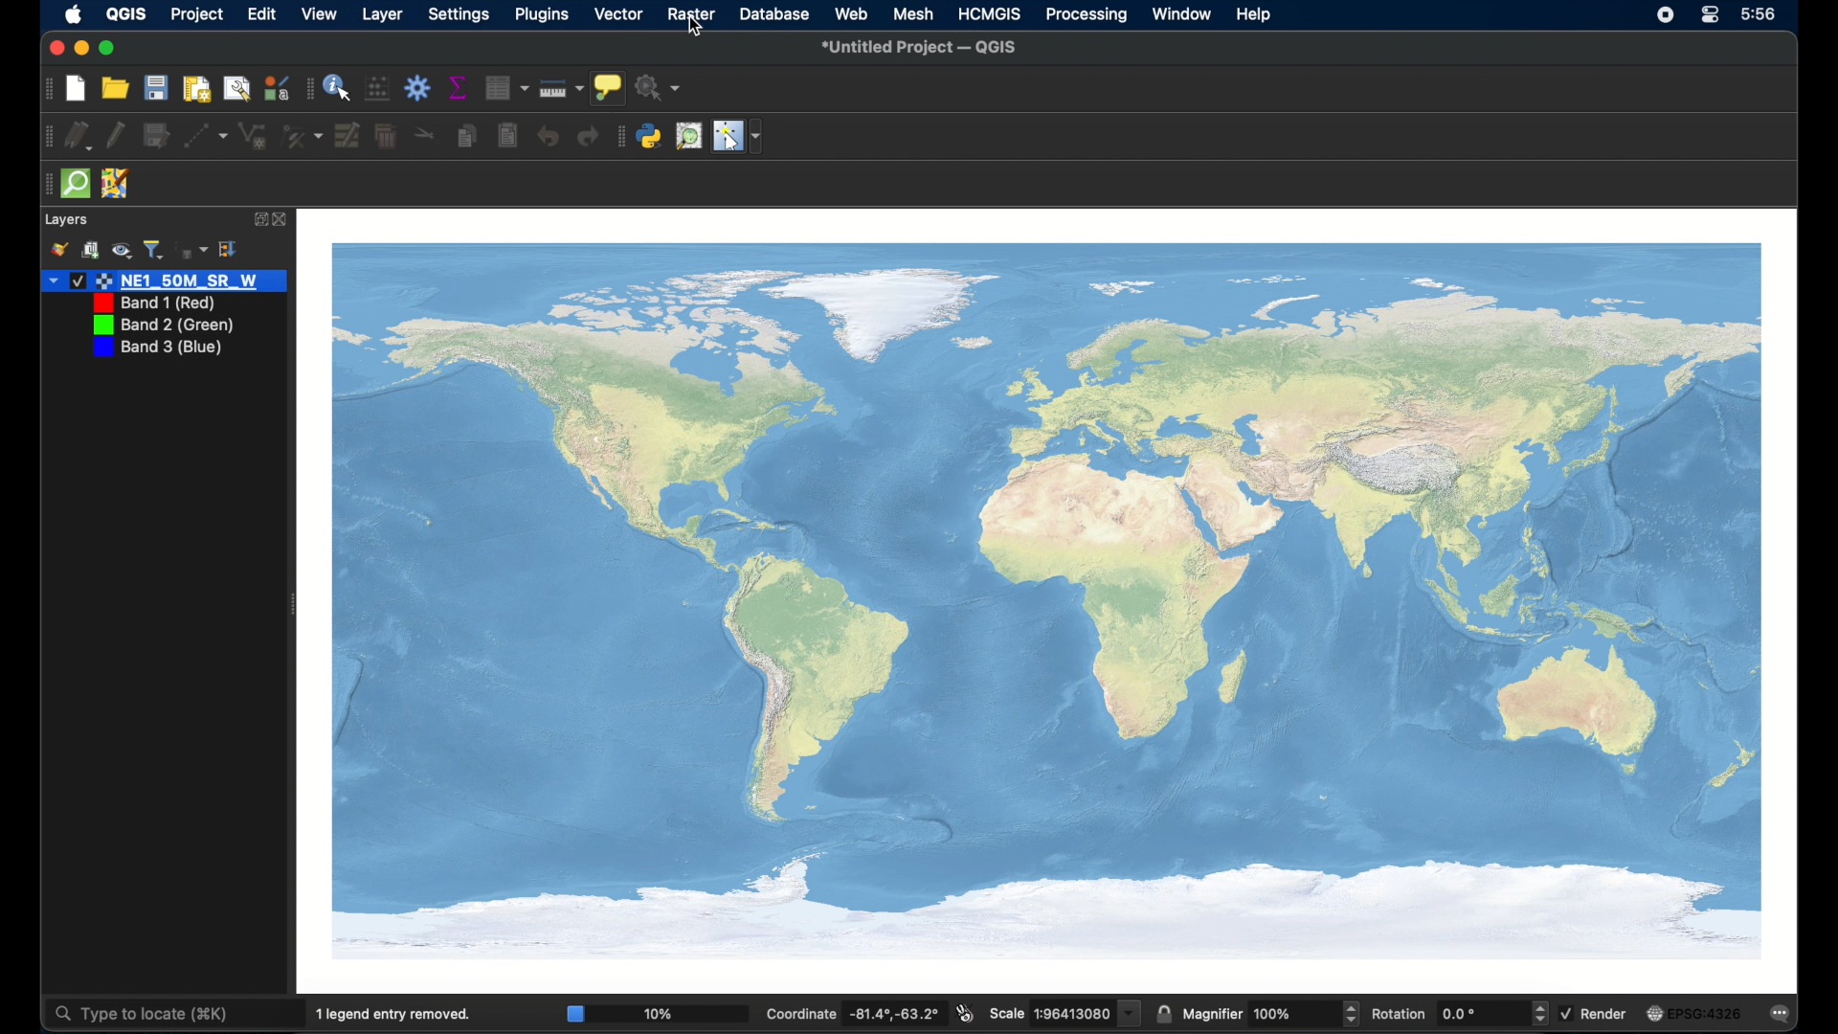 The image size is (1838, 1034). What do you see at coordinates (164, 281) in the screenshot?
I see `layer1` at bounding box center [164, 281].